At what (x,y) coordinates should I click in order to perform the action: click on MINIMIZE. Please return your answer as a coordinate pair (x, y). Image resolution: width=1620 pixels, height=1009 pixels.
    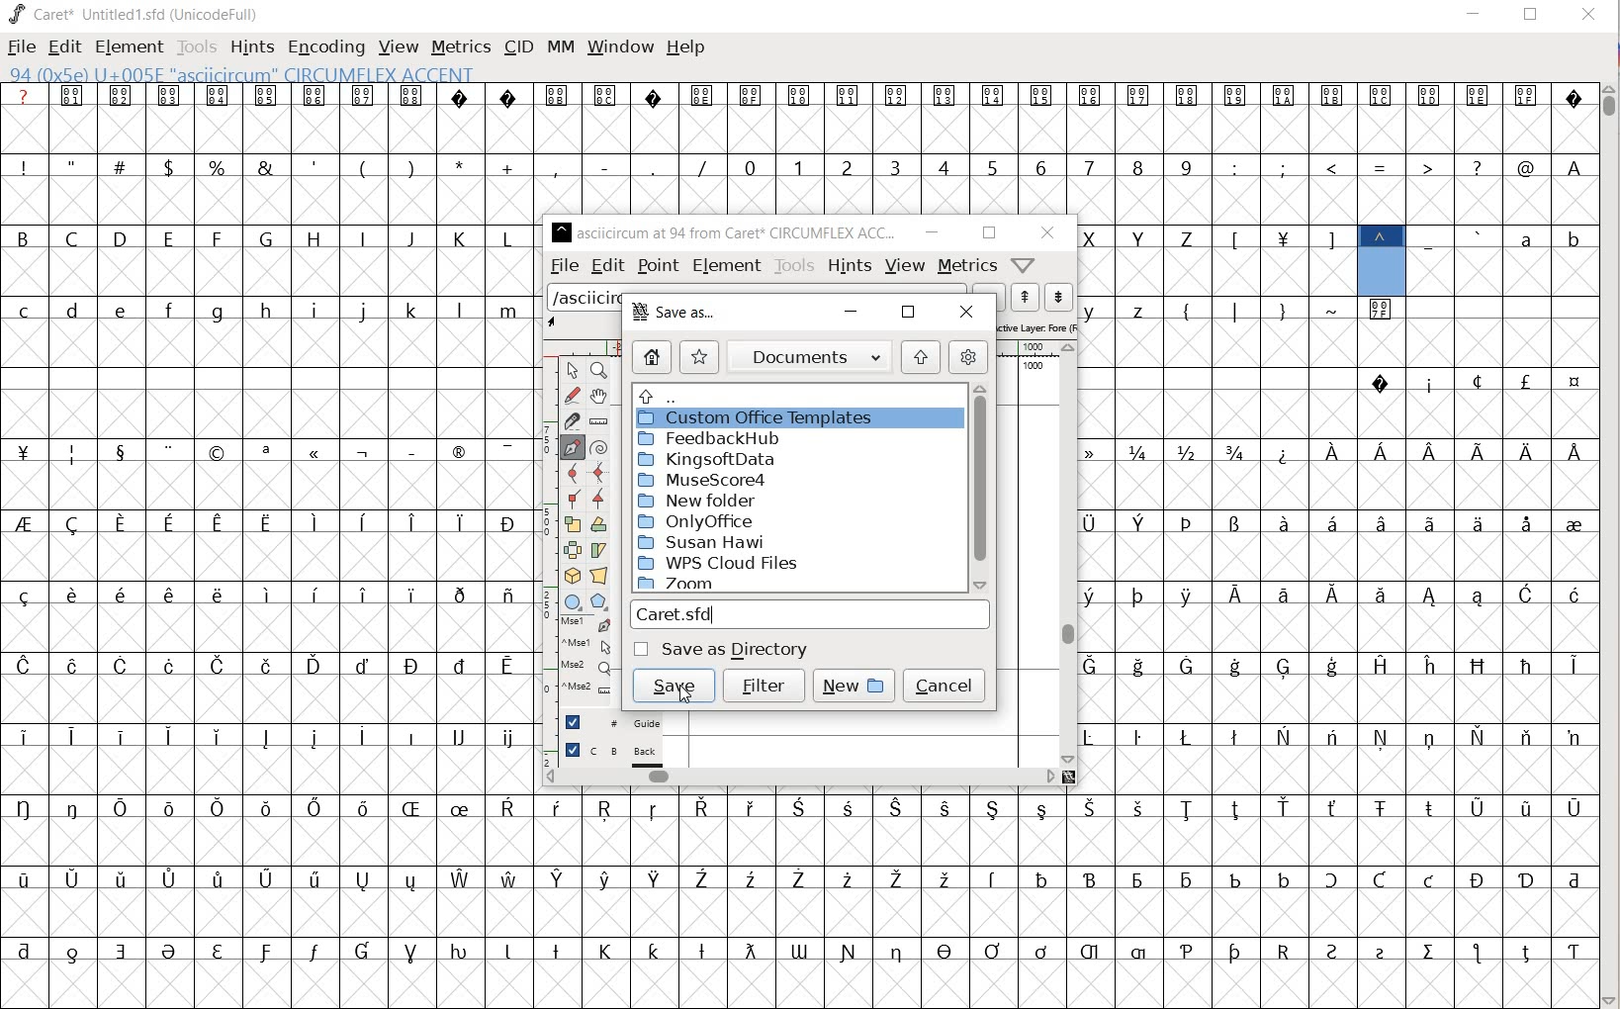
    Looking at the image, I should click on (1475, 13).